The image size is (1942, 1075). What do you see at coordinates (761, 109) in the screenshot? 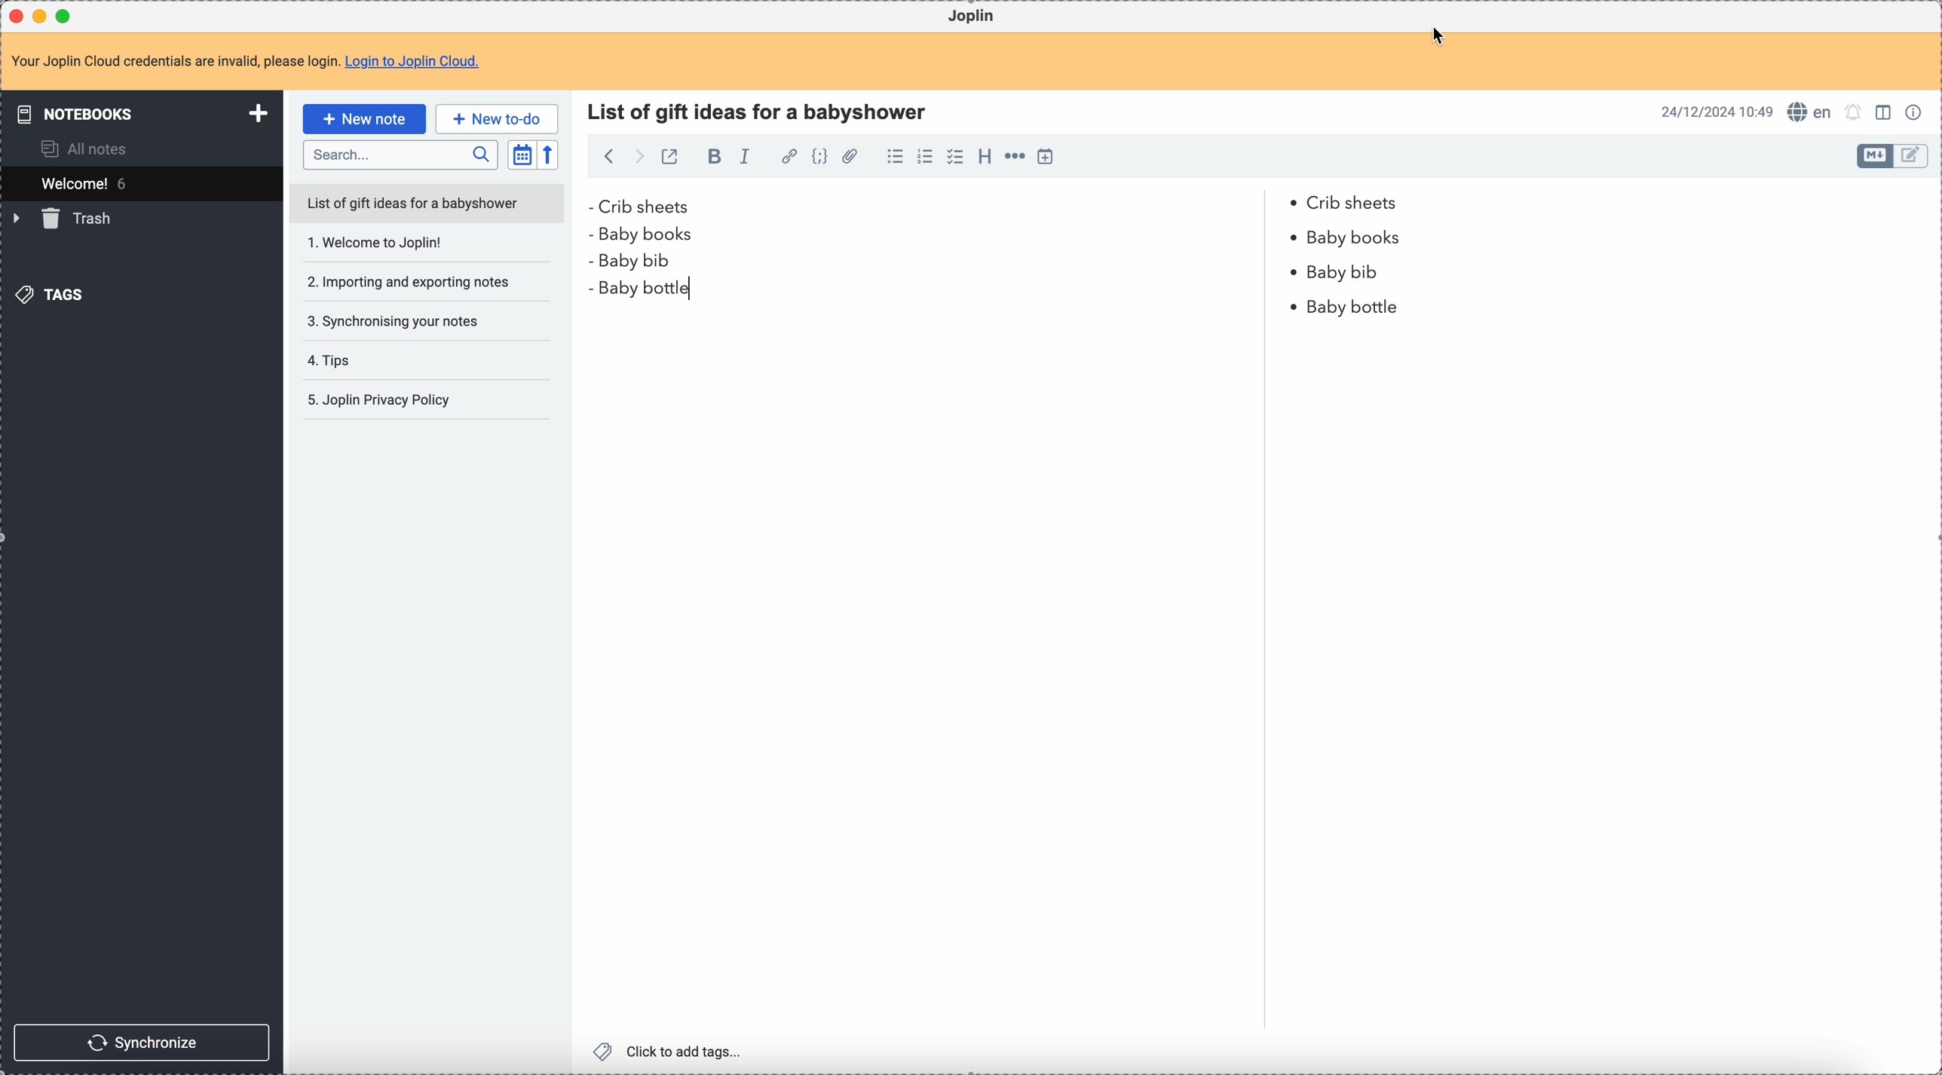
I see `title` at bounding box center [761, 109].